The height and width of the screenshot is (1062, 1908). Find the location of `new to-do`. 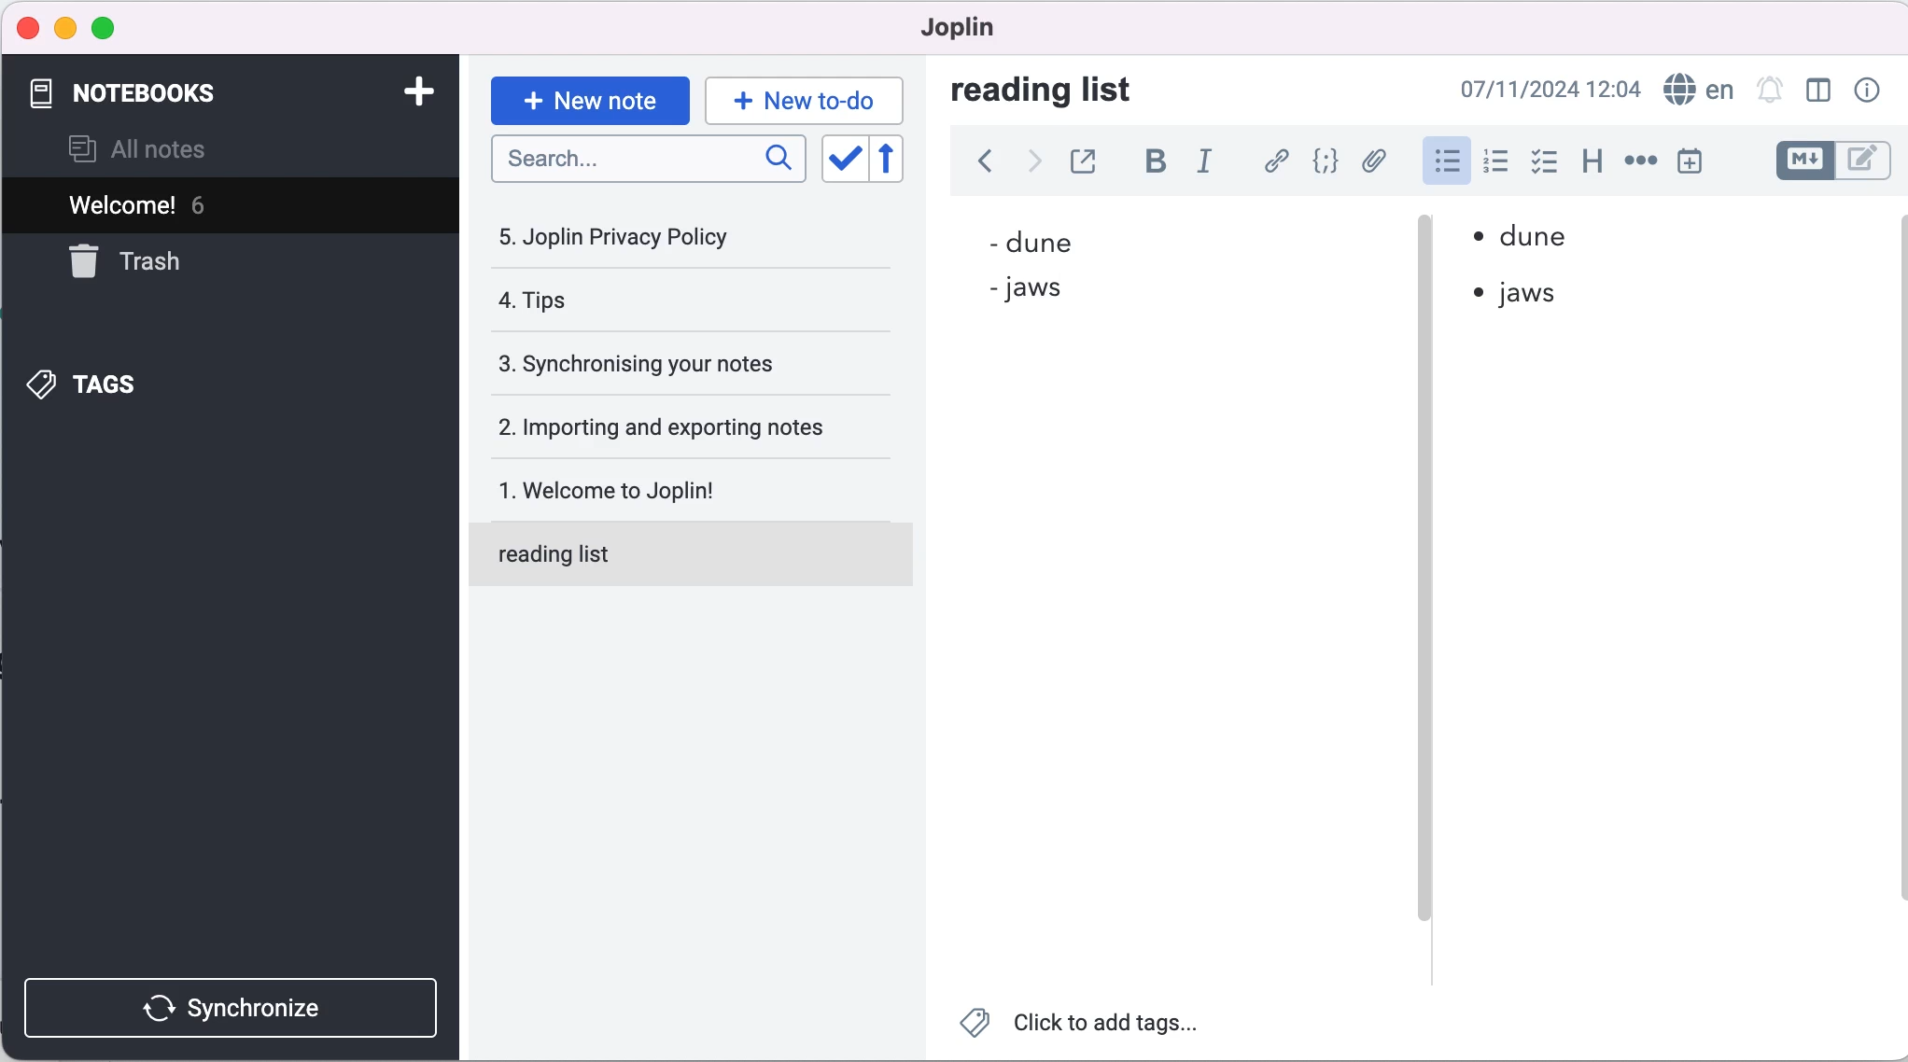

new to-do is located at coordinates (807, 97).